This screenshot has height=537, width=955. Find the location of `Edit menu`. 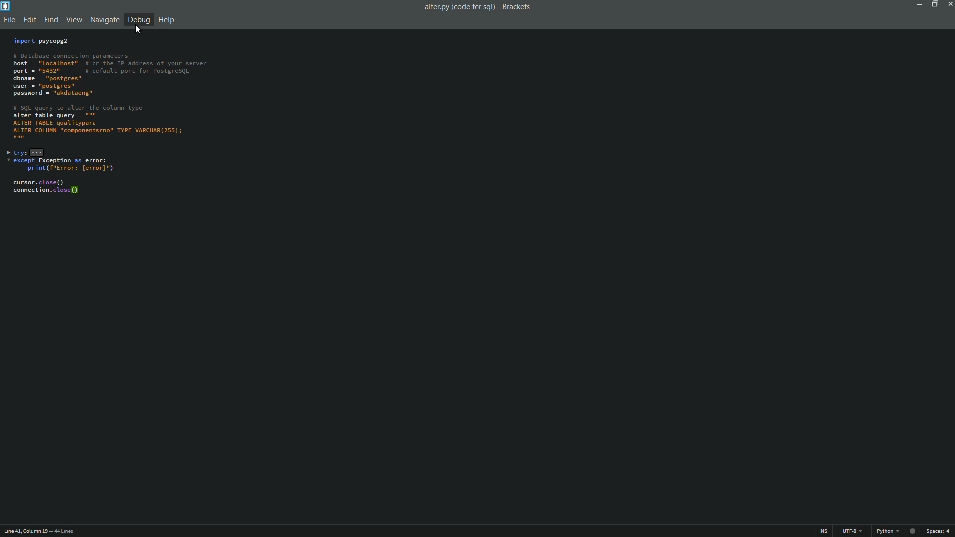

Edit menu is located at coordinates (29, 21).